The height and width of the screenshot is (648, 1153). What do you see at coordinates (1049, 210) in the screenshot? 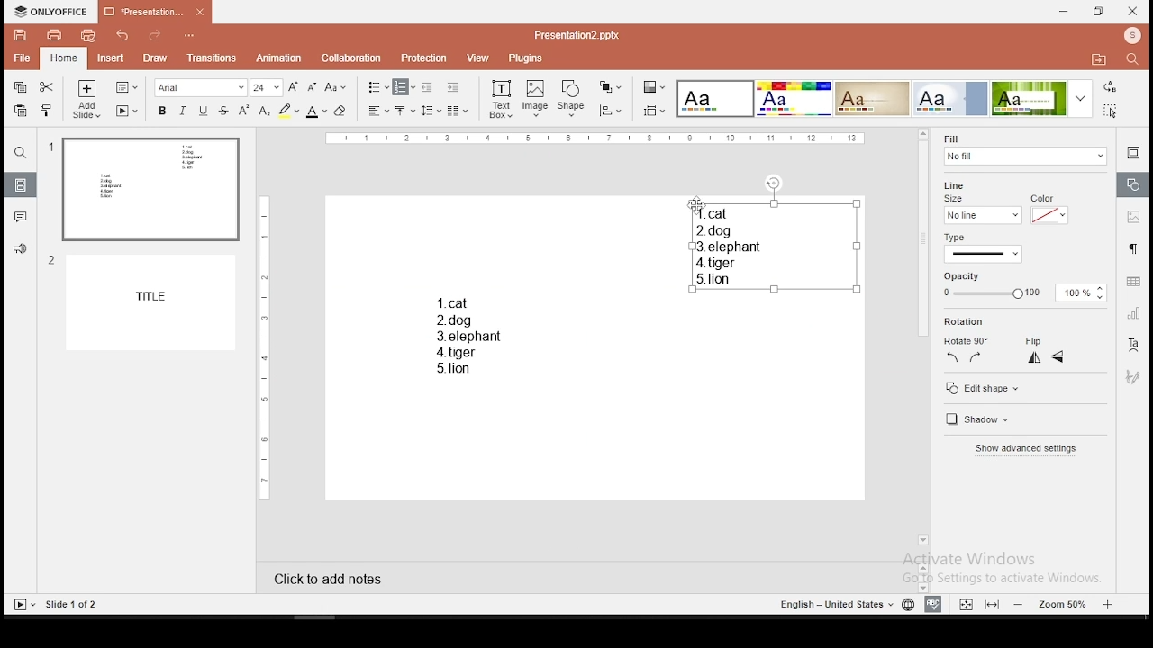
I see `line color` at bounding box center [1049, 210].